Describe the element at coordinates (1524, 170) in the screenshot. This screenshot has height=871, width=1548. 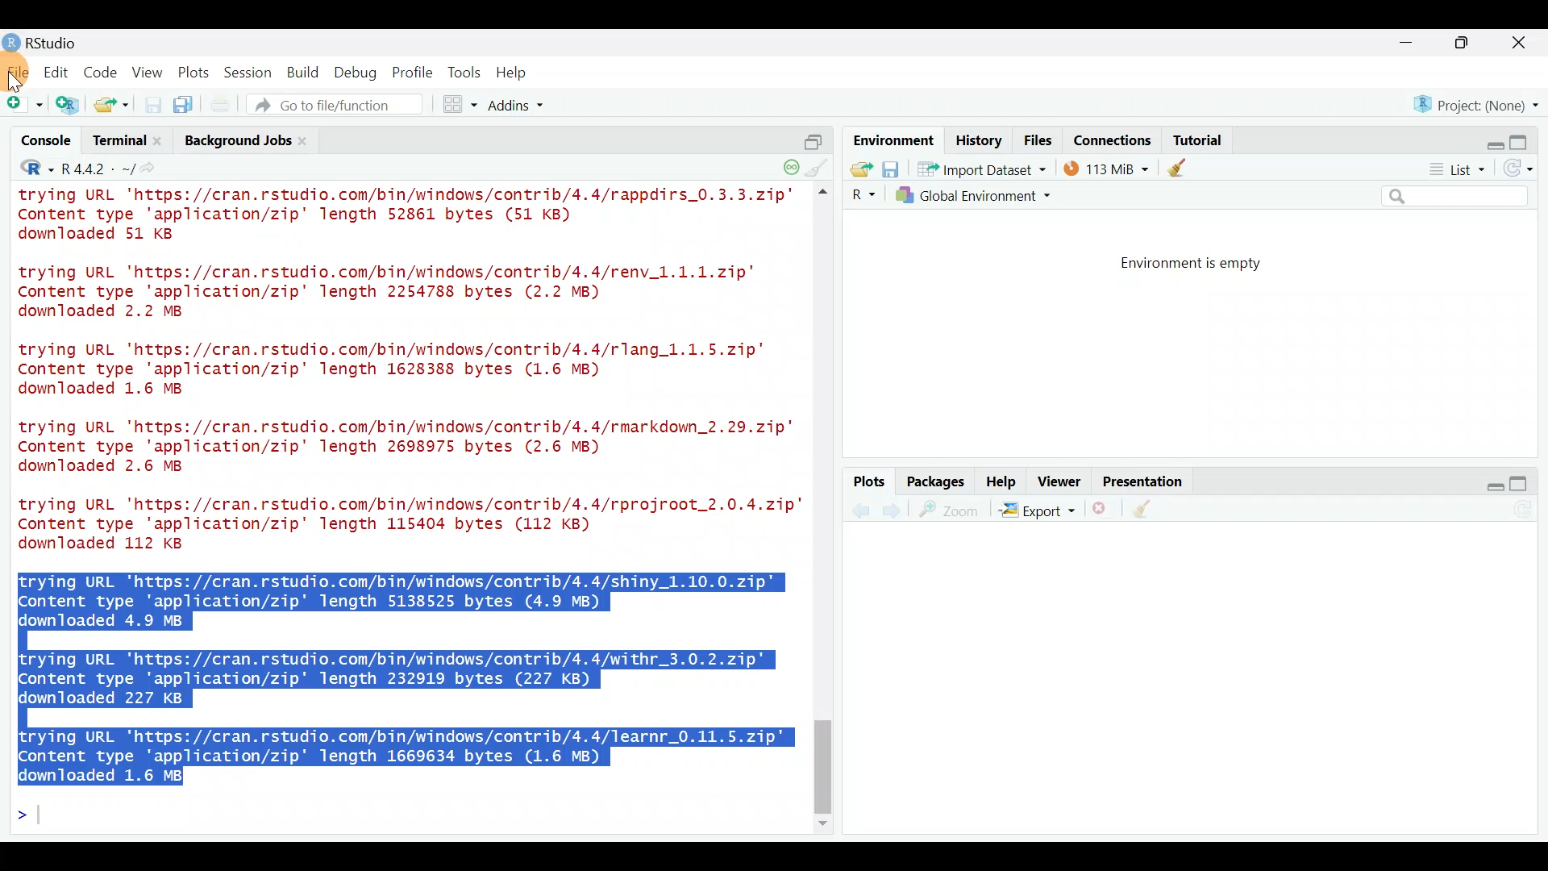
I see `Refresh list of objects in the environment` at that location.